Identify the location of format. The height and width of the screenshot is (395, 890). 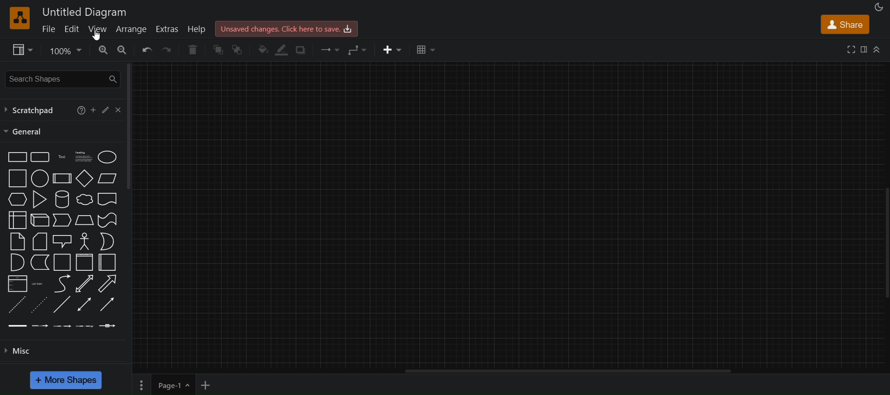
(864, 49).